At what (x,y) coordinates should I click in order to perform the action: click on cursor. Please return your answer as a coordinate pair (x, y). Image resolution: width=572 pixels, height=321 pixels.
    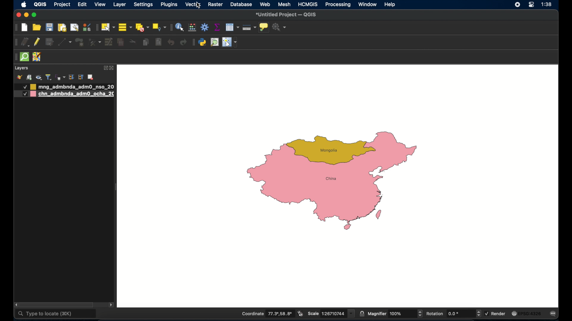
    Looking at the image, I should click on (198, 5).